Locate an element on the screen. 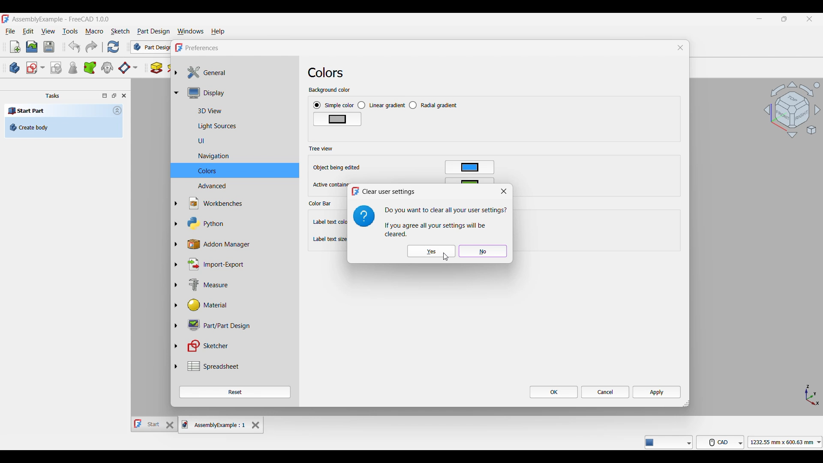 This screenshot has height=463, width=823. Color Bar is located at coordinates (320, 204).